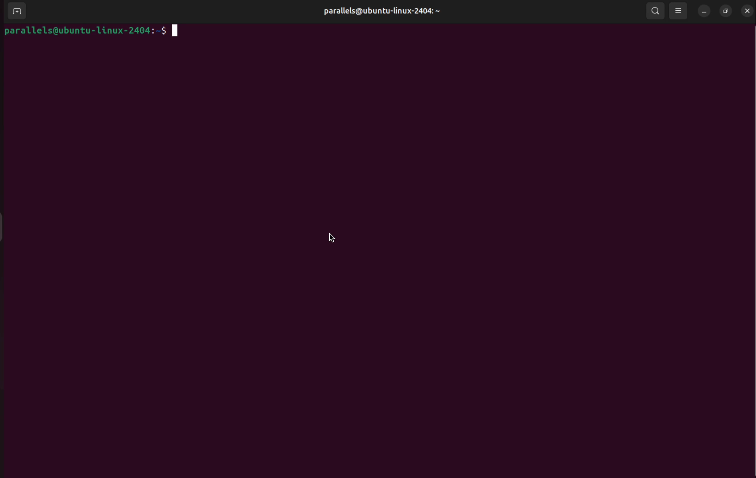  Describe the element at coordinates (19, 11) in the screenshot. I see `add terminal` at that location.